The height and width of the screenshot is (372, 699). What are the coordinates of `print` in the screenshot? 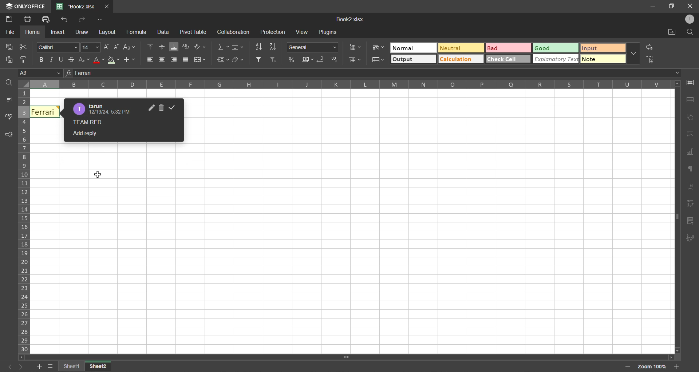 It's located at (28, 20).